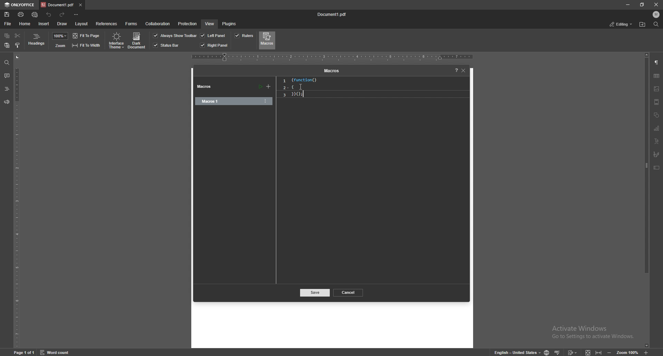 The height and width of the screenshot is (356, 663). Describe the element at coordinates (60, 46) in the screenshot. I see `zoom` at that location.